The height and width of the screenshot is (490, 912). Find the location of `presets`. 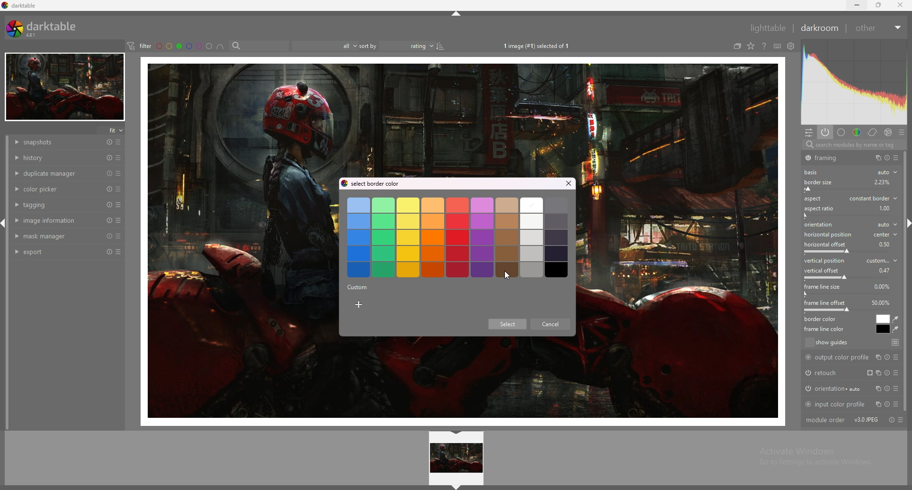

presets is located at coordinates (119, 220).